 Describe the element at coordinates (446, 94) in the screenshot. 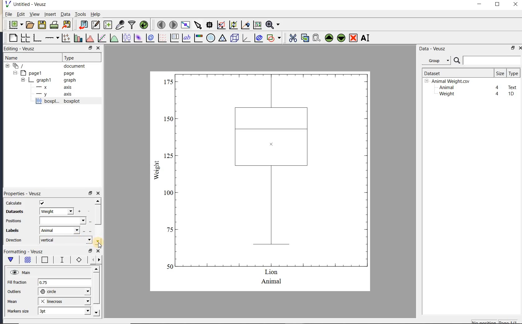

I see `Weight` at that location.